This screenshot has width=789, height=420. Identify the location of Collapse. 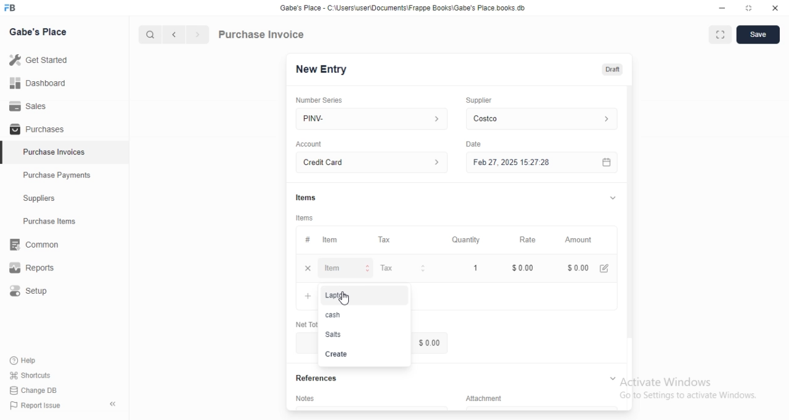
(613, 378).